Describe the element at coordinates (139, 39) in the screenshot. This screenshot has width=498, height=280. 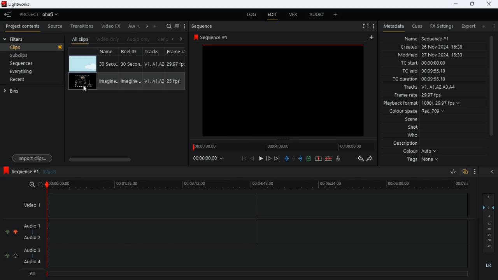
I see `audio only` at that location.